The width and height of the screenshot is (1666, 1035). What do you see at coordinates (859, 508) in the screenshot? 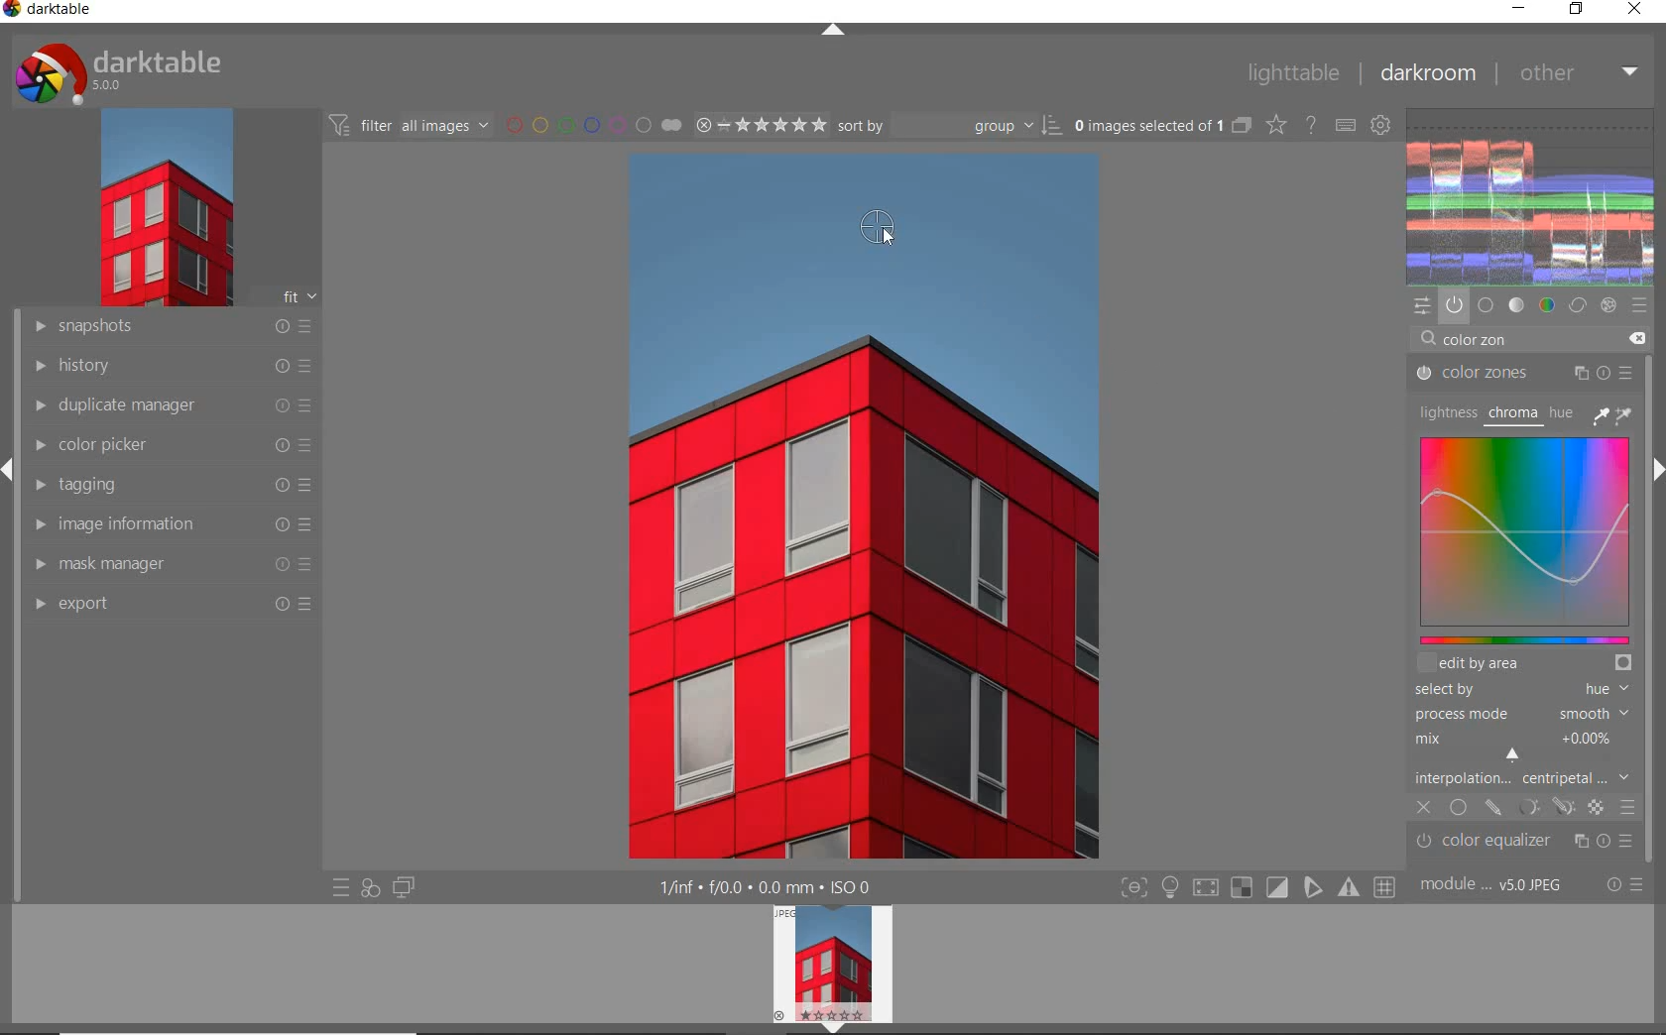
I see `selected image` at bounding box center [859, 508].